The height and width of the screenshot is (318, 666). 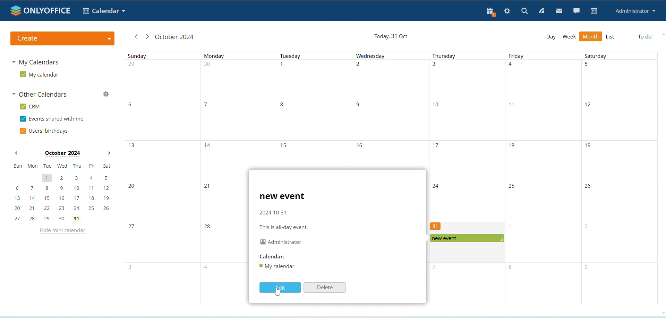 What do you see at coordinates (53, 119) in the screenshot?
I see `events shared with me` at bounding box center [53, 119].